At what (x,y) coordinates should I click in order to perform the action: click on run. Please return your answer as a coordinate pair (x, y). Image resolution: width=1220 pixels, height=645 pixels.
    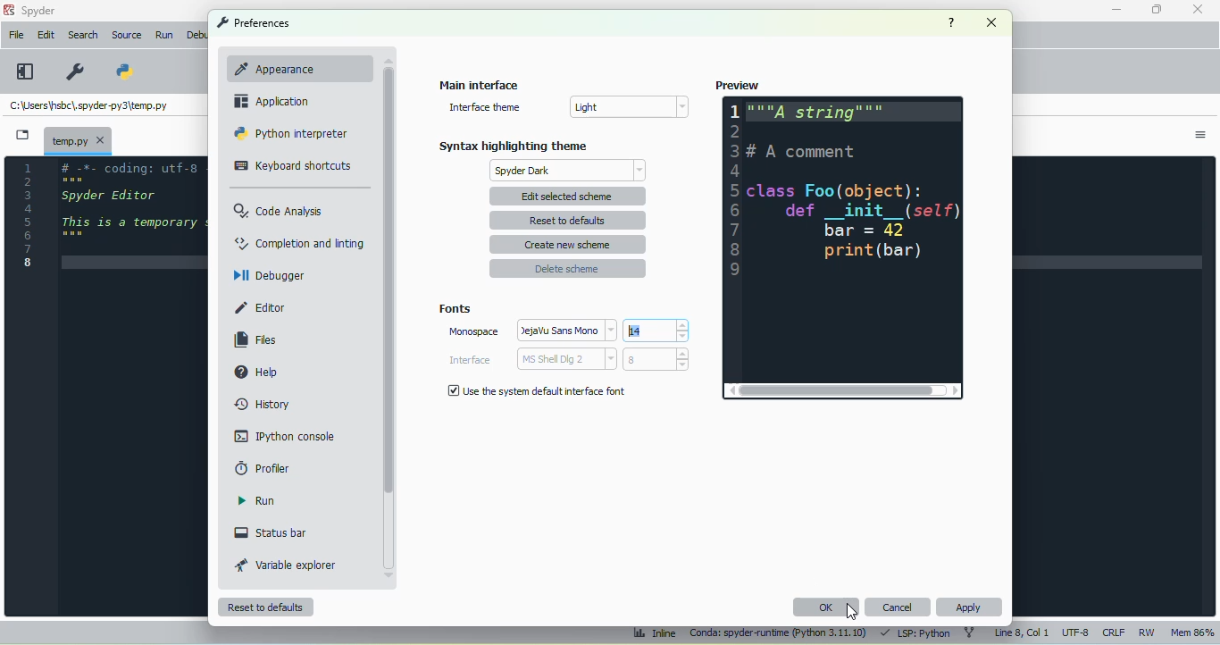
    Looking at the image, I should click on (166, 36).